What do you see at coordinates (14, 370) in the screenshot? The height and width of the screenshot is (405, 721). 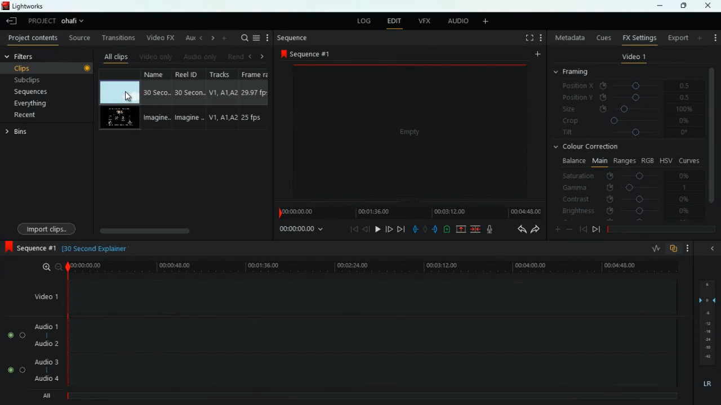 I see `Audio` at bounding box center [14, 370].